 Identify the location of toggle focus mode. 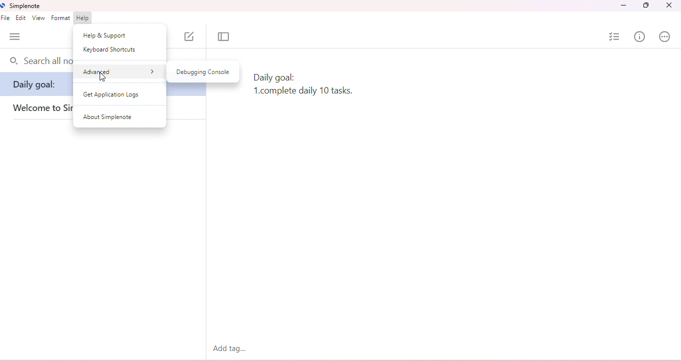
(225, 37).